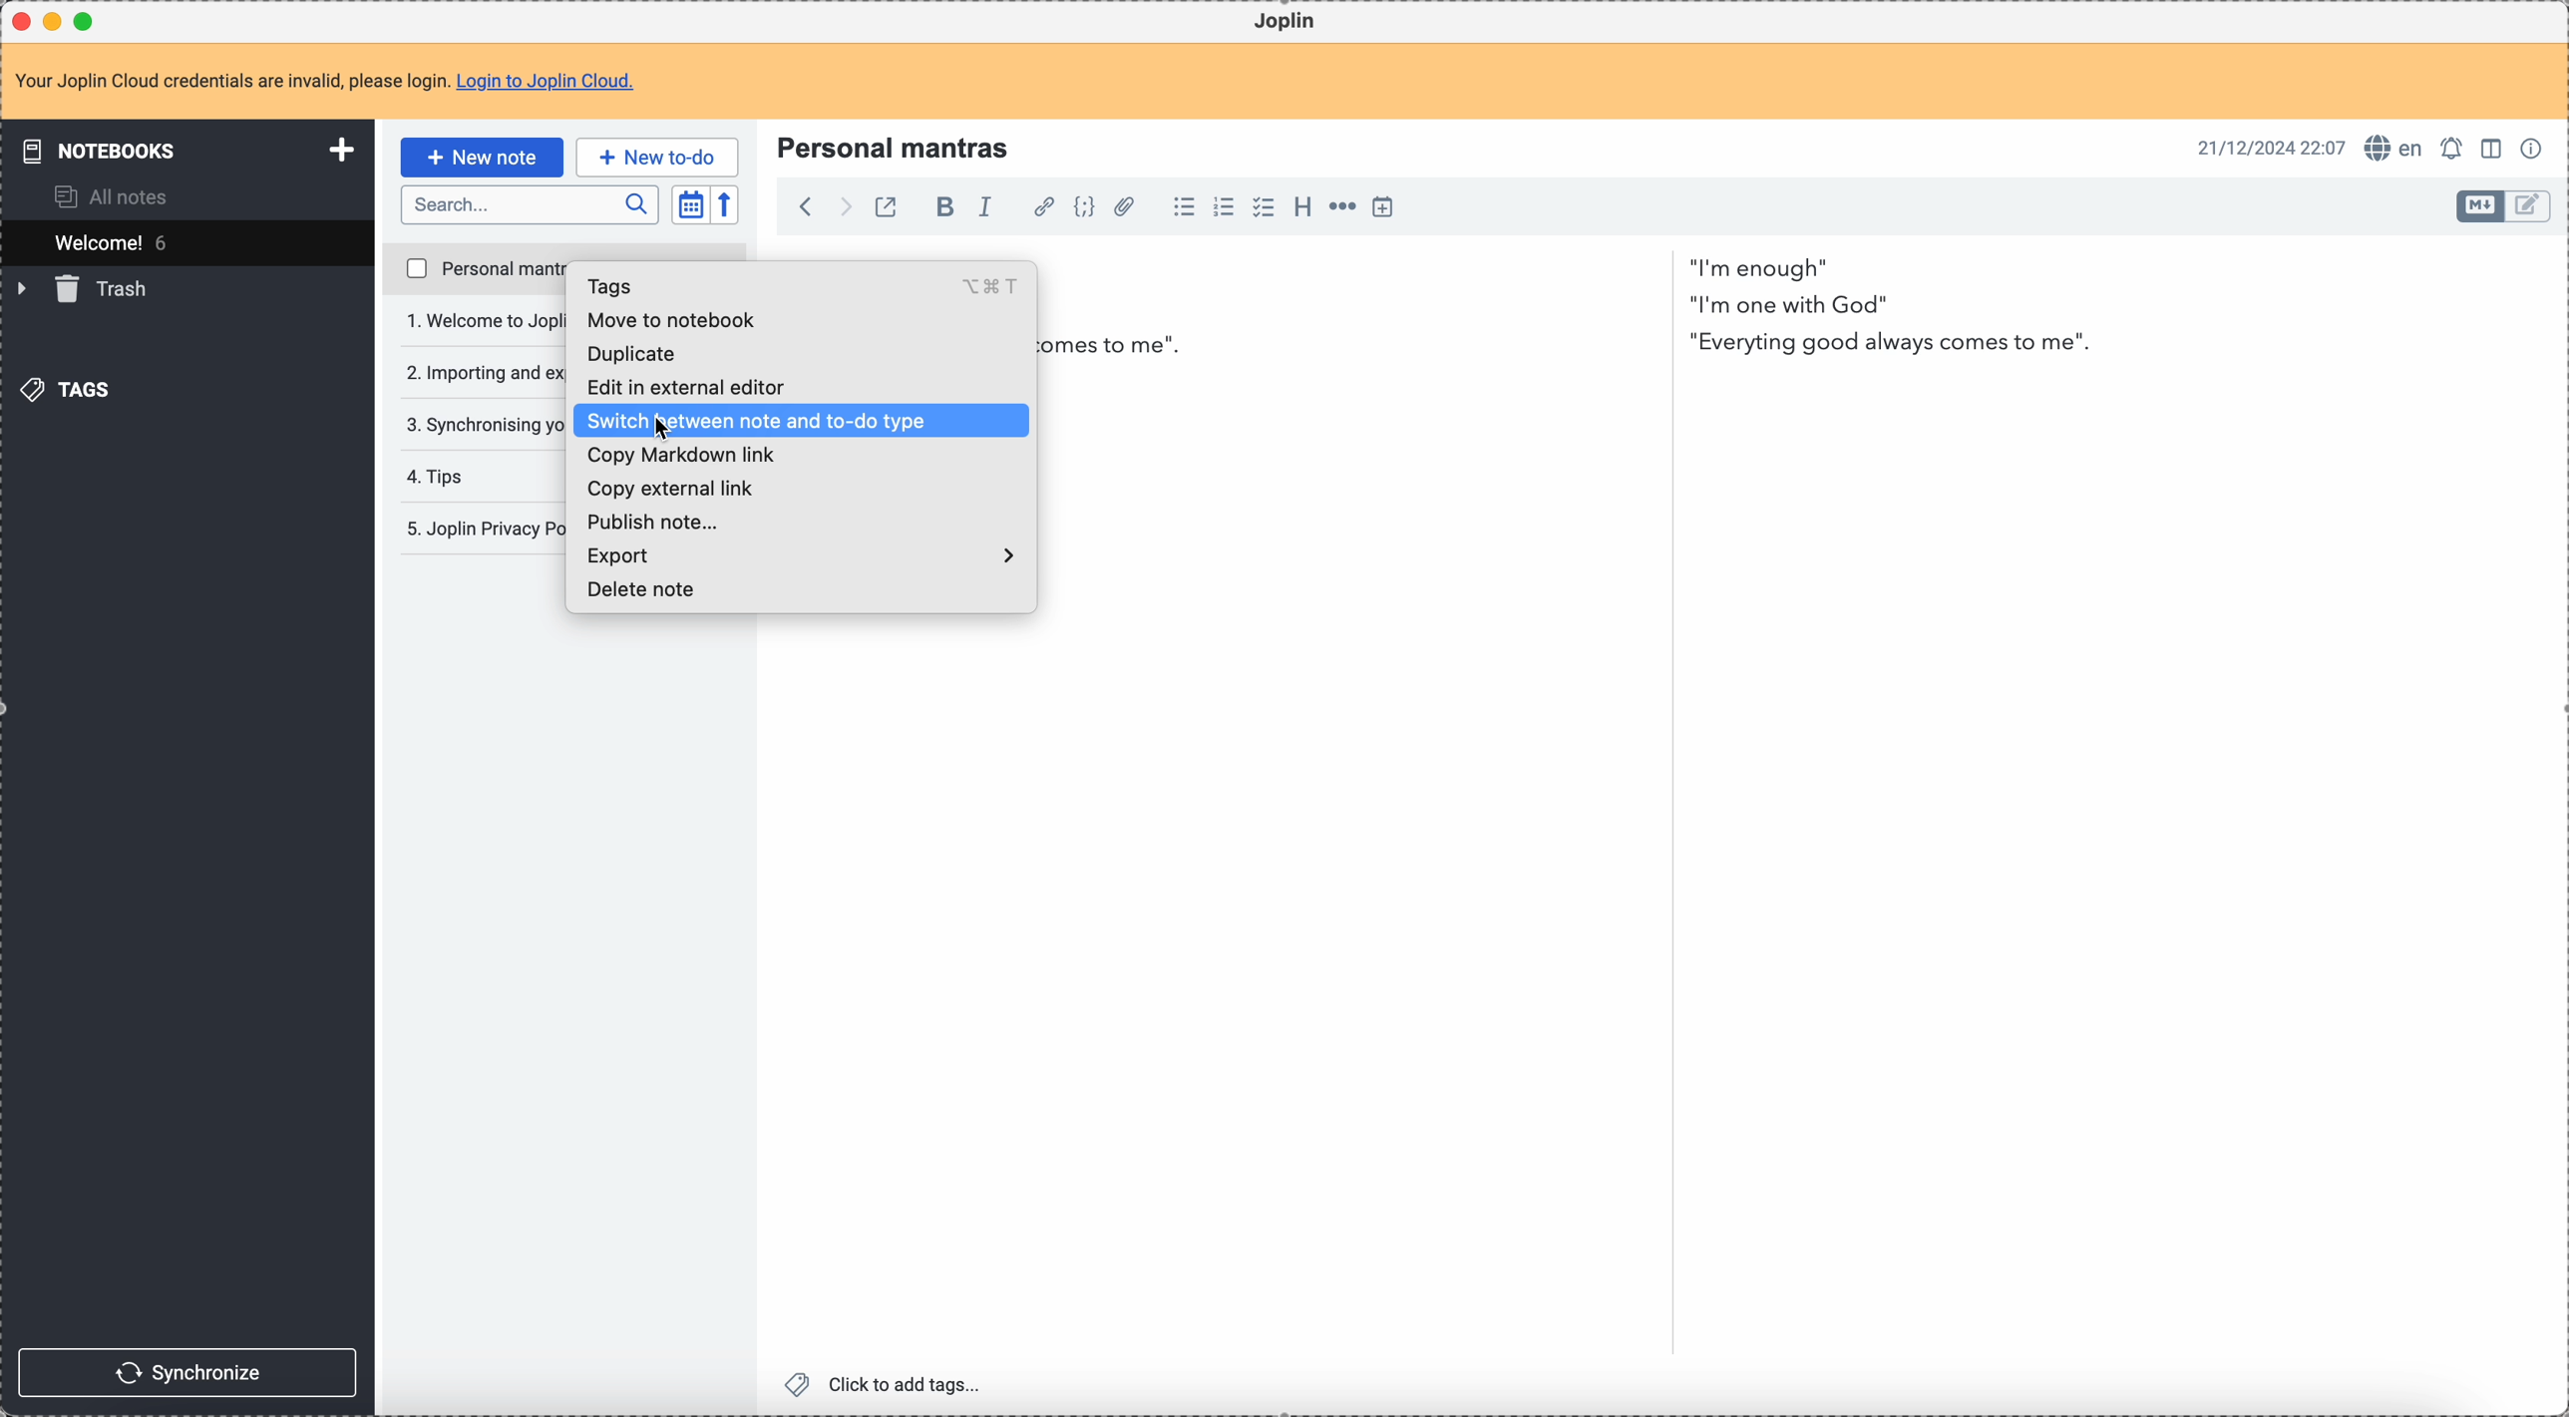 Image resolution: width=2569 pixels, height=1417 pixels. Describe the element at coordinates (691, 317) in the screenshot. I see `move to notebook` at that location.